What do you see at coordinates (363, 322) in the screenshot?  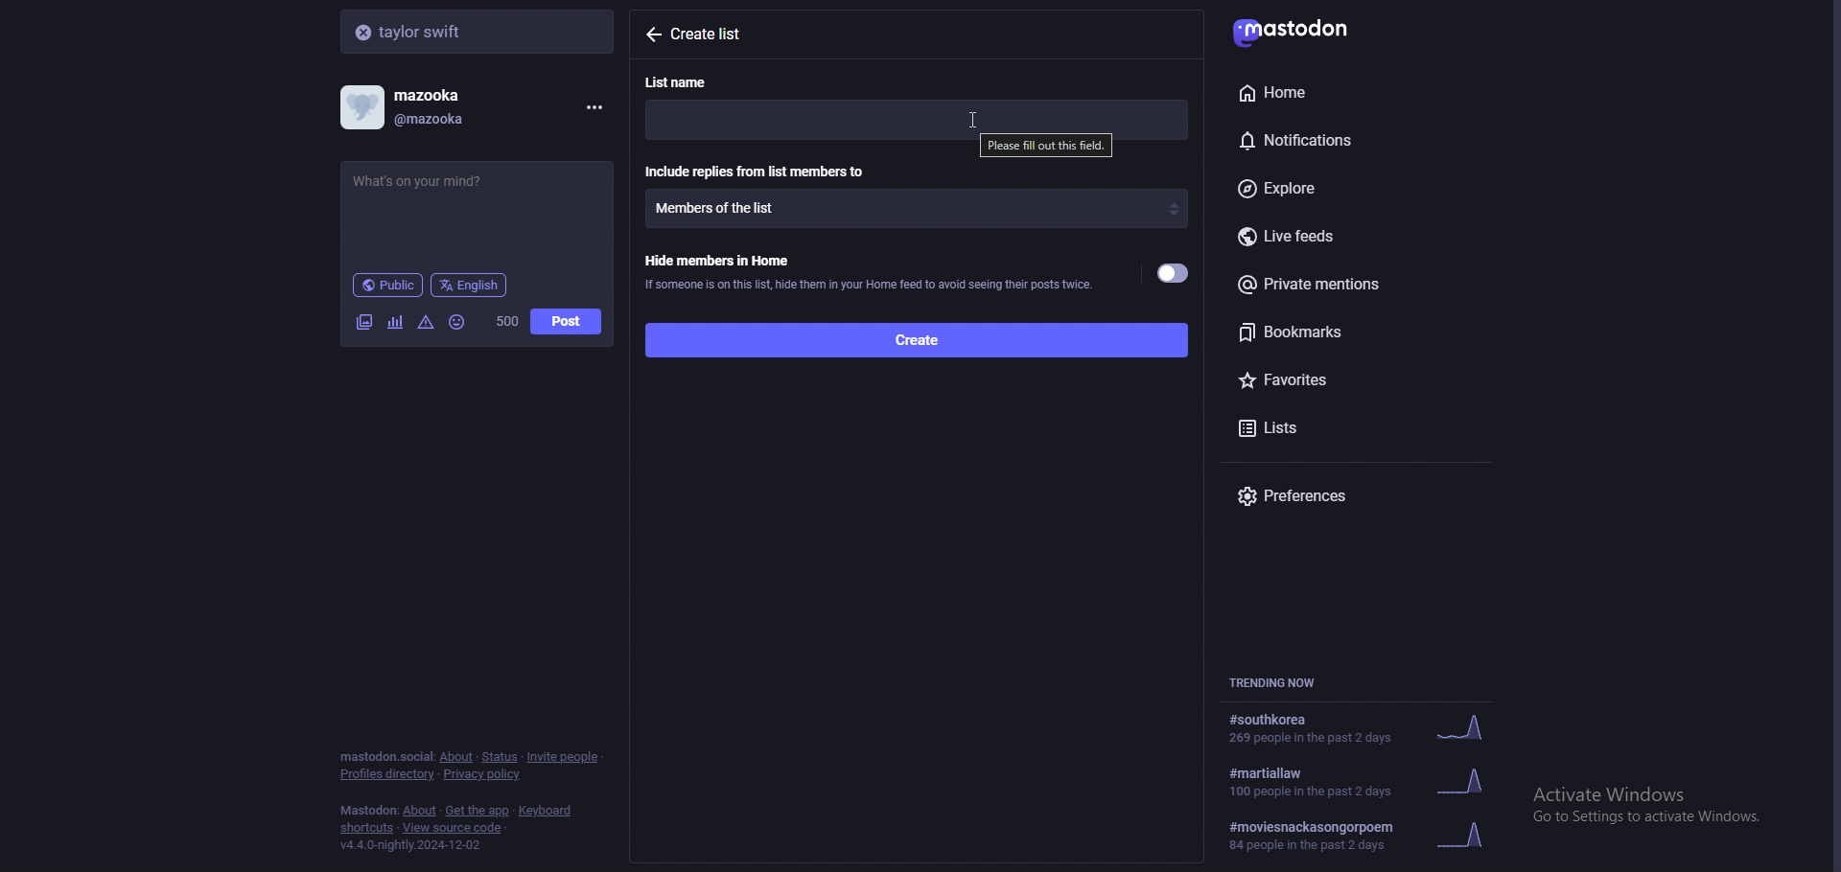 I see `image` at bounding box center [363, 322].